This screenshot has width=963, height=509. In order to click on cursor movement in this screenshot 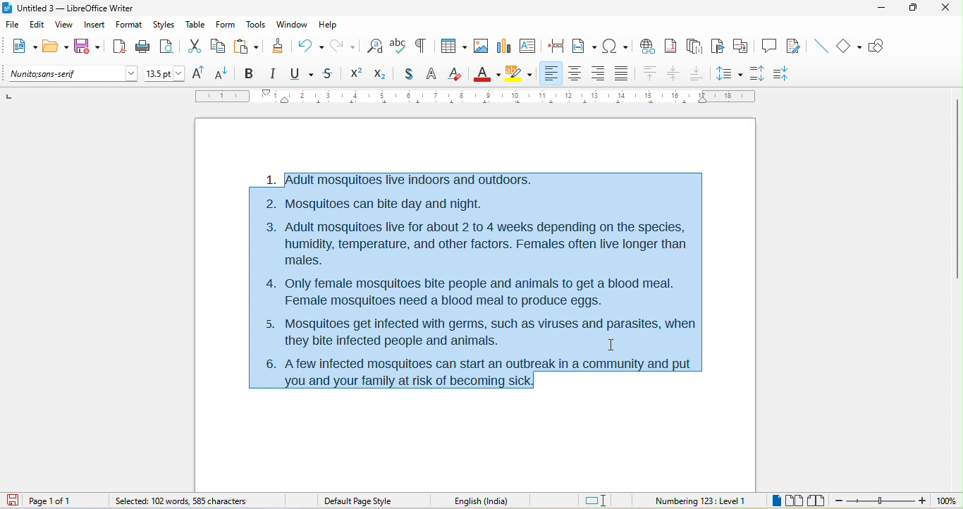, I will do `click(613, 343)`.